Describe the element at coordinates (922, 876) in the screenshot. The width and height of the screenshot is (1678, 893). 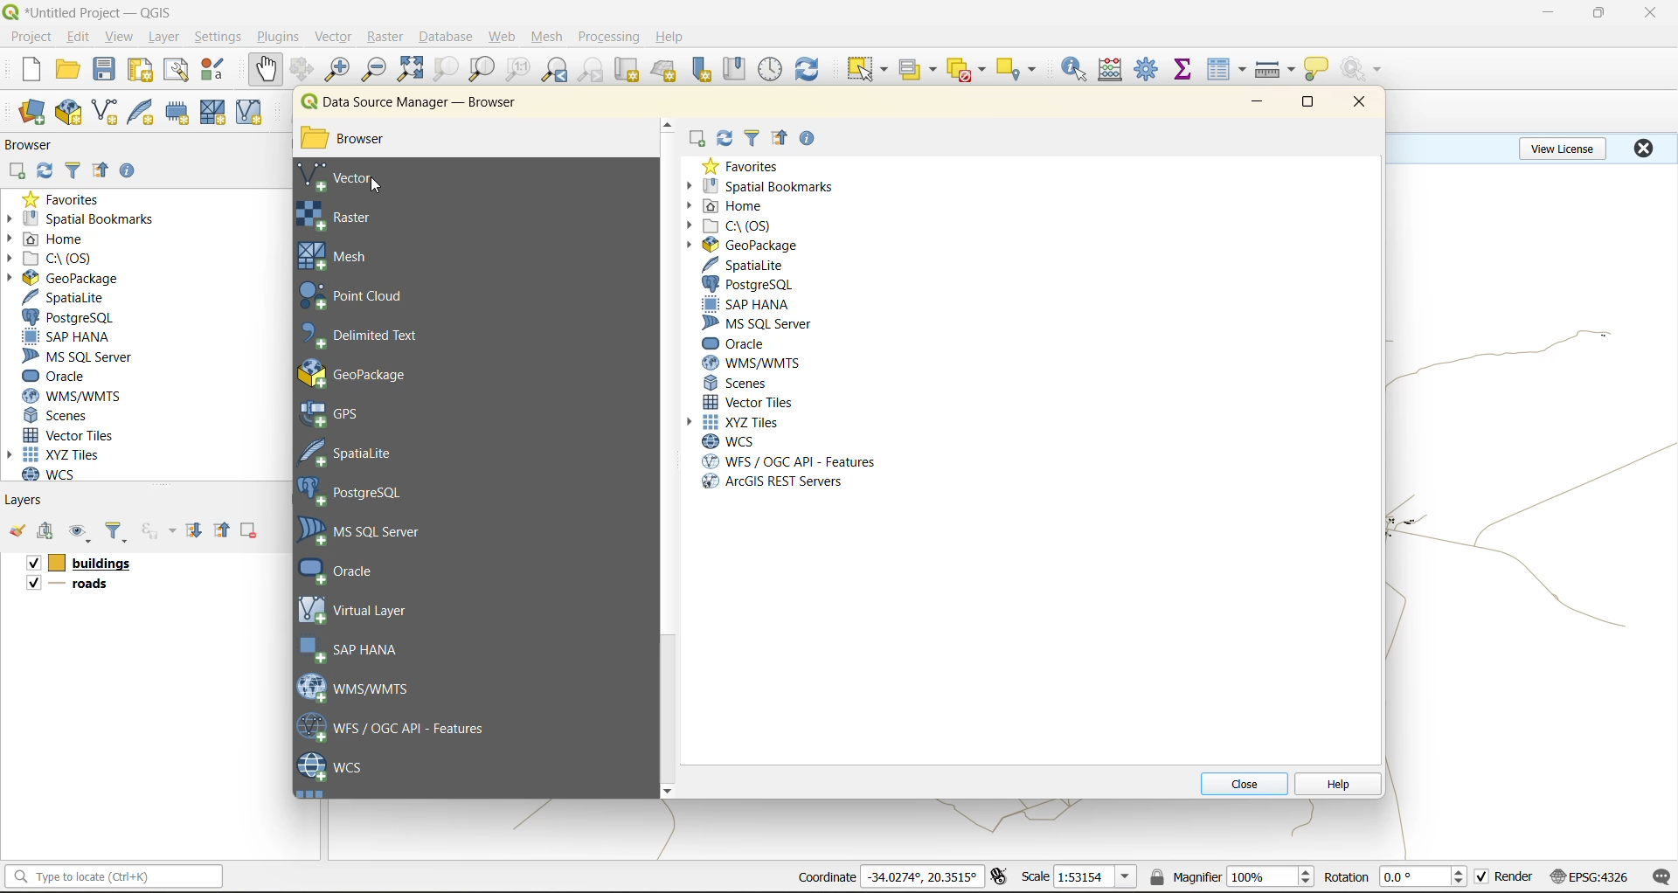
I see `coordinates` at that location.